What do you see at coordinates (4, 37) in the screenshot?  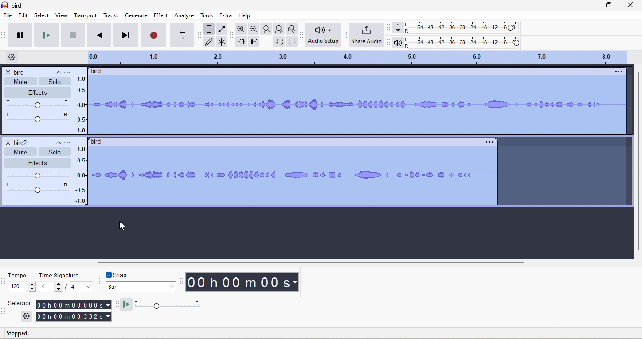 I see `audacity transport toolbar` at bounding box center [4, 37].